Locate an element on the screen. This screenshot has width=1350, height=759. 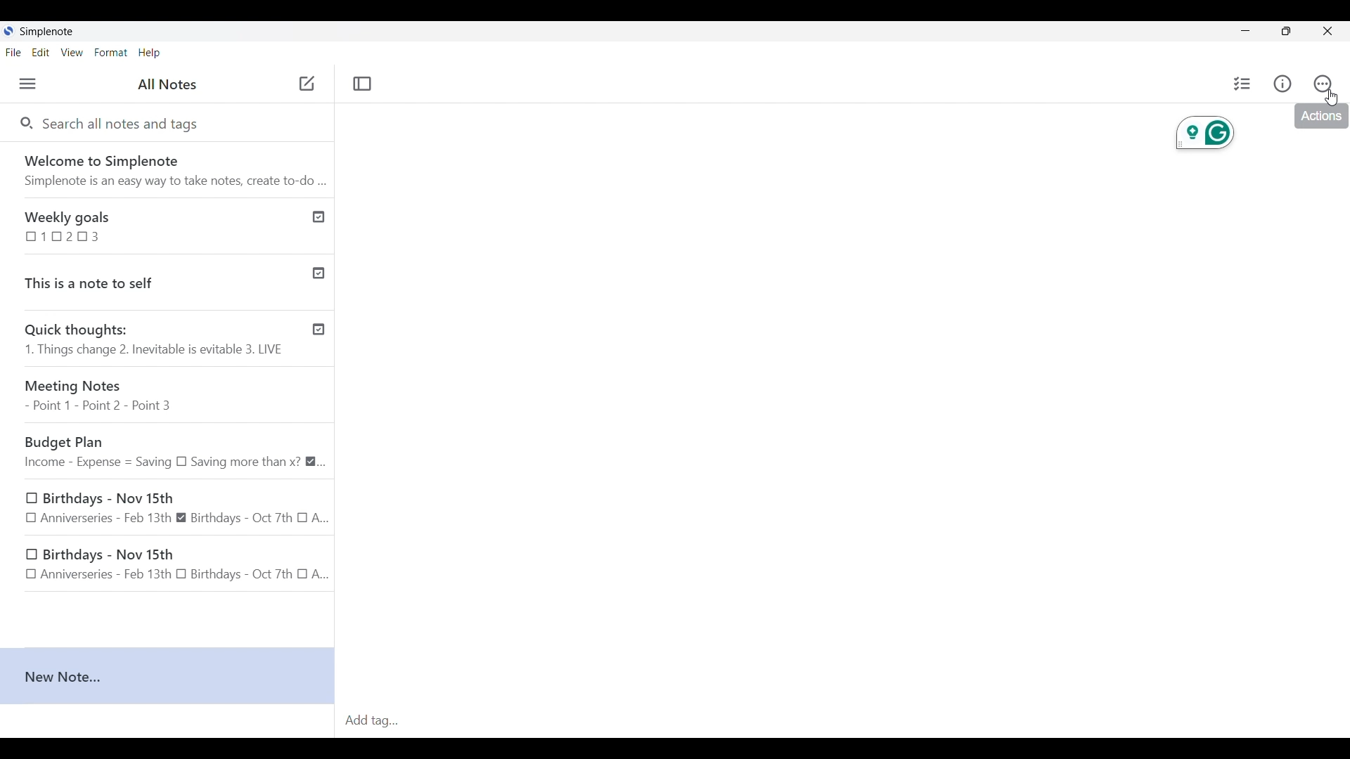
Weekly goals is located at coordinates (150, 225).